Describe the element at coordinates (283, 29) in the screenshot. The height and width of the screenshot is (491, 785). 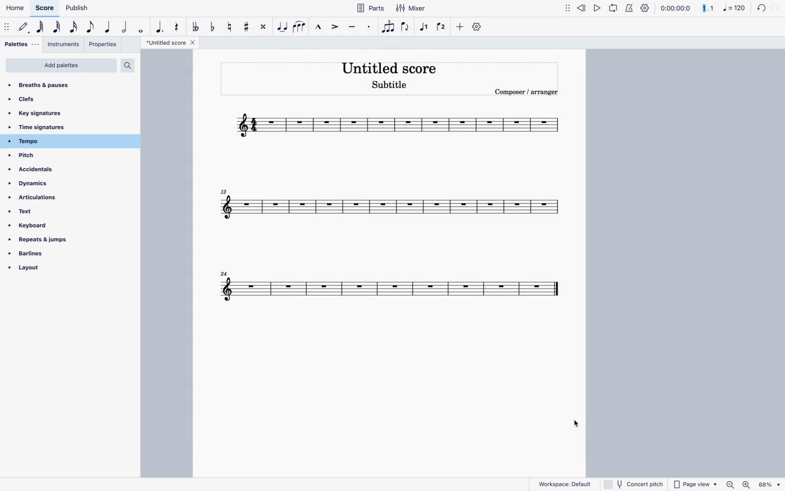
I see `tie` at that location.